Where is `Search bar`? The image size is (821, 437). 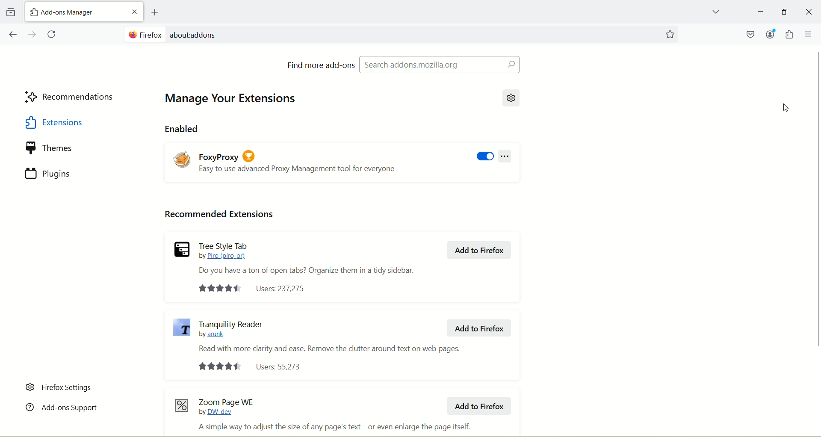
Search bar is located at coordinates (390, 33).